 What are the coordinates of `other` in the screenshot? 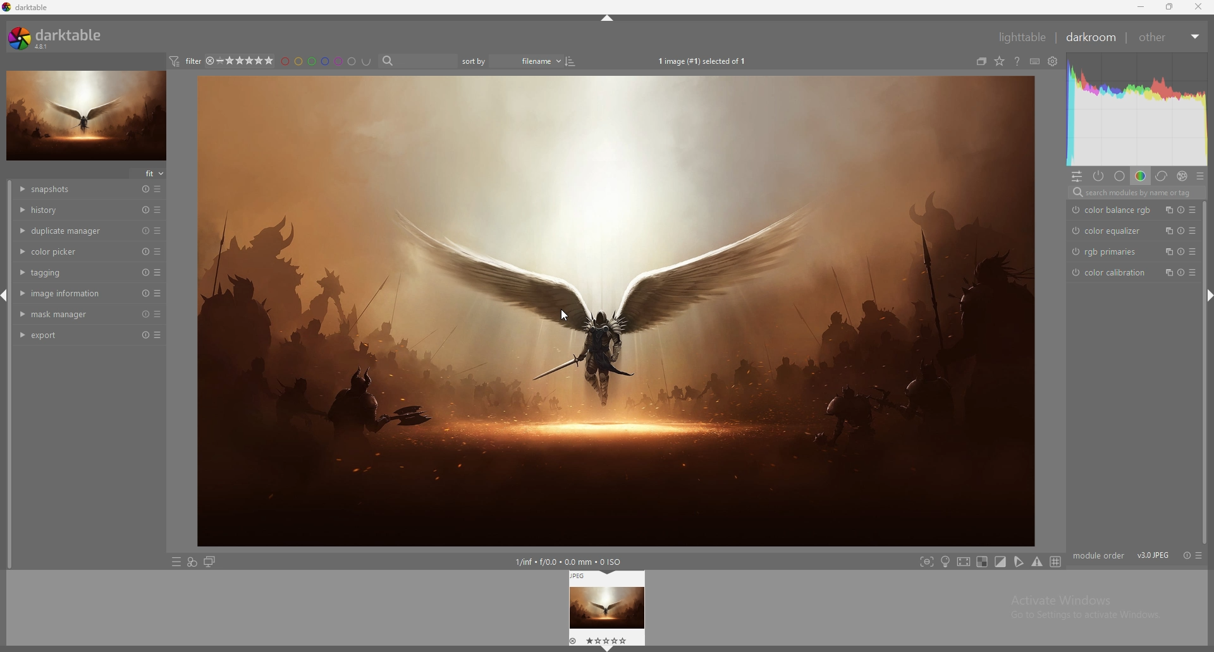 It's located at (1170, 37).